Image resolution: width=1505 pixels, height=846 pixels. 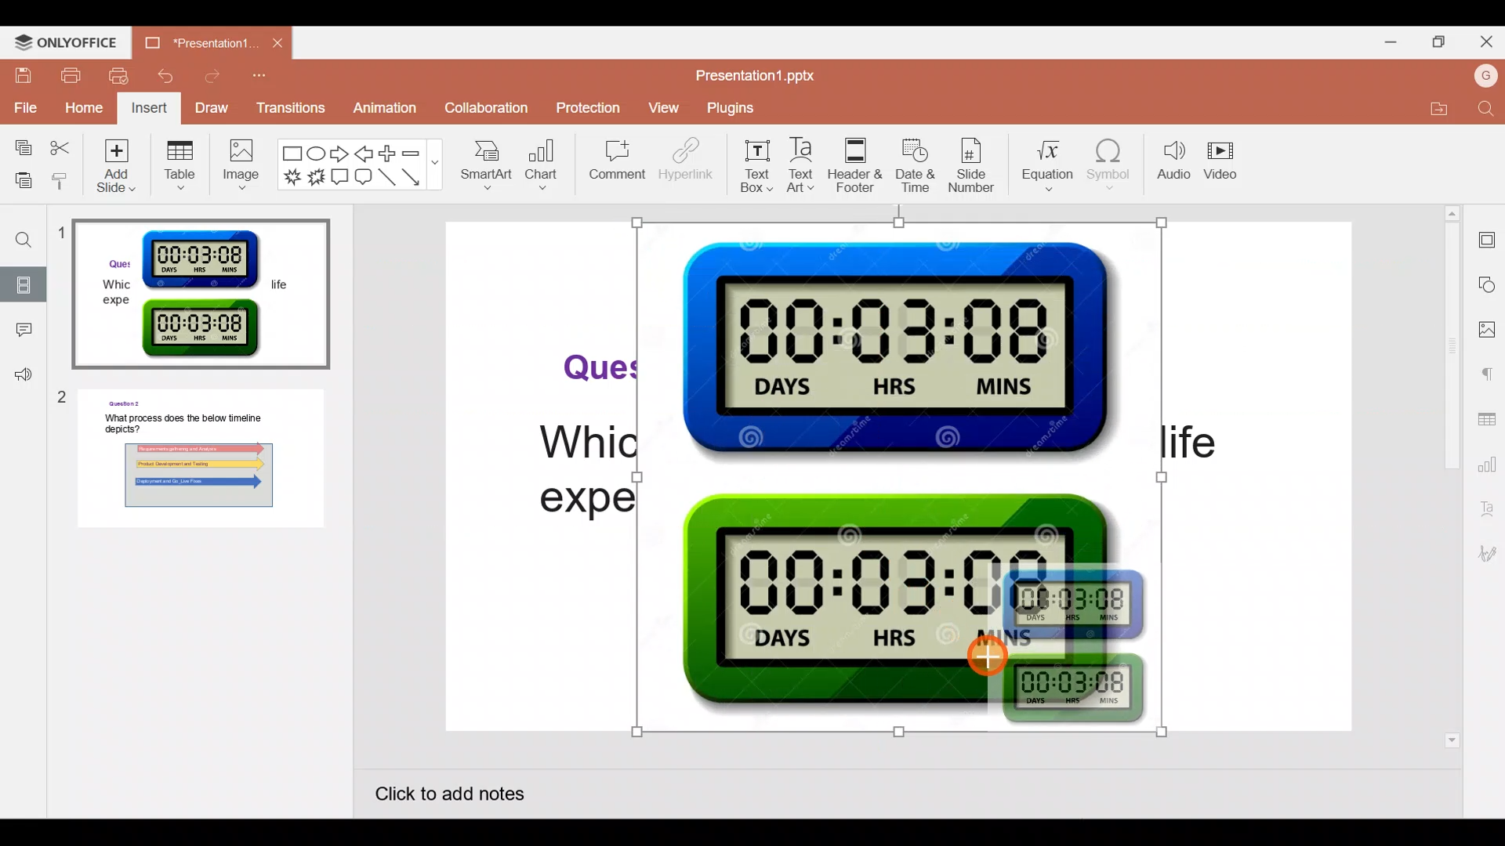 What do you see at coordinates (25, 284) in the screenshot?
I see `Slides` at bounding box center [25, 284].